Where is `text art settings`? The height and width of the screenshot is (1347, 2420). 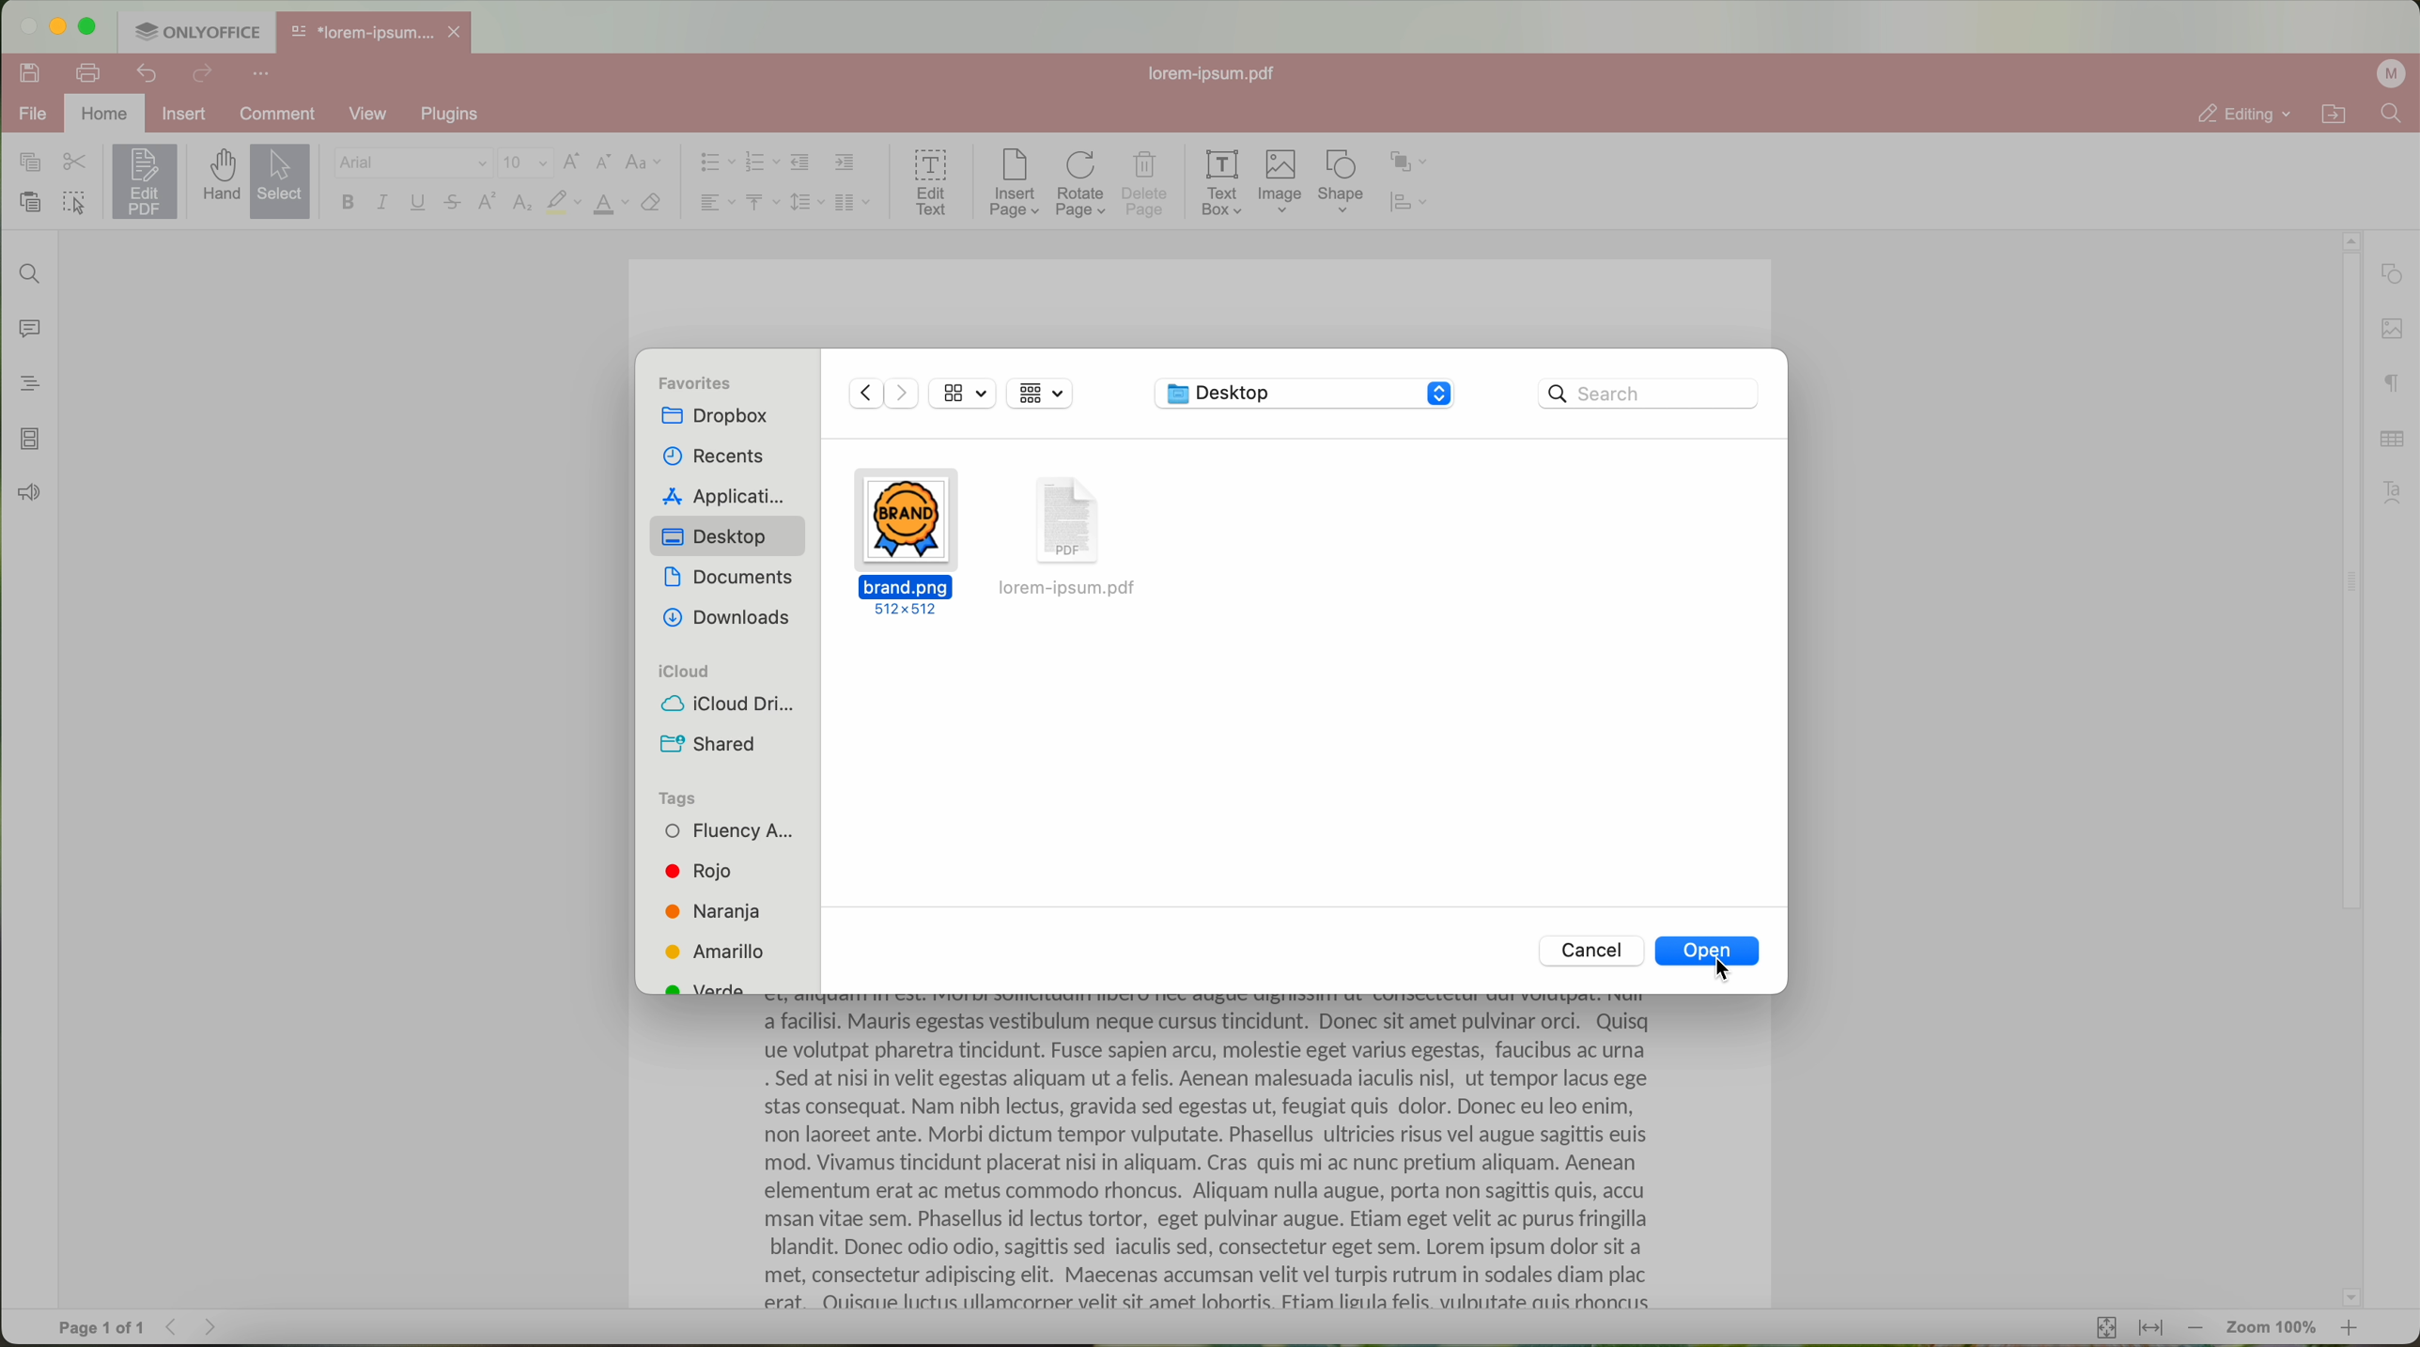 text art settings is located at coordinates (2397, 492).